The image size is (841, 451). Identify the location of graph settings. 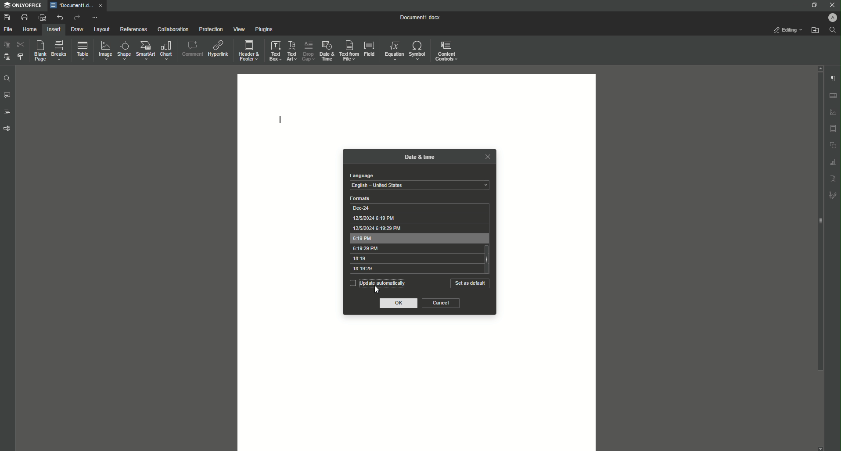
(833, 161).